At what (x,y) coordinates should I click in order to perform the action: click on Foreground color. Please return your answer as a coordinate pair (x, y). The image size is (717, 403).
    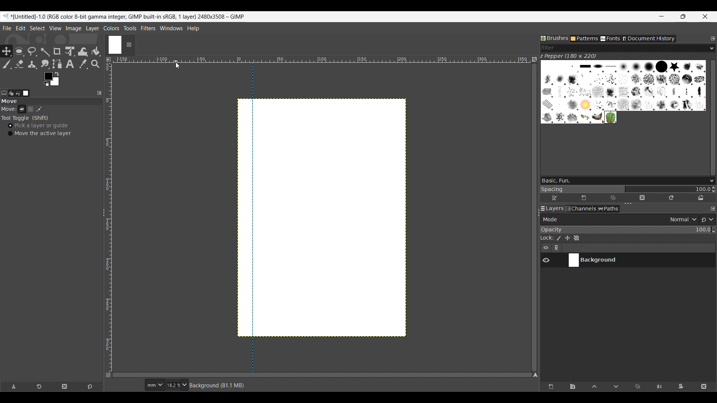
    Looking at the image, I should click on (51, 79).